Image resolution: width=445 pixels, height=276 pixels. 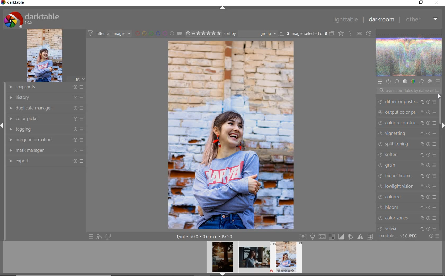 What do you see at coordinates (381, 20) in the screenshot?
I see `DARKROOM` at bounding box center [381, 20].